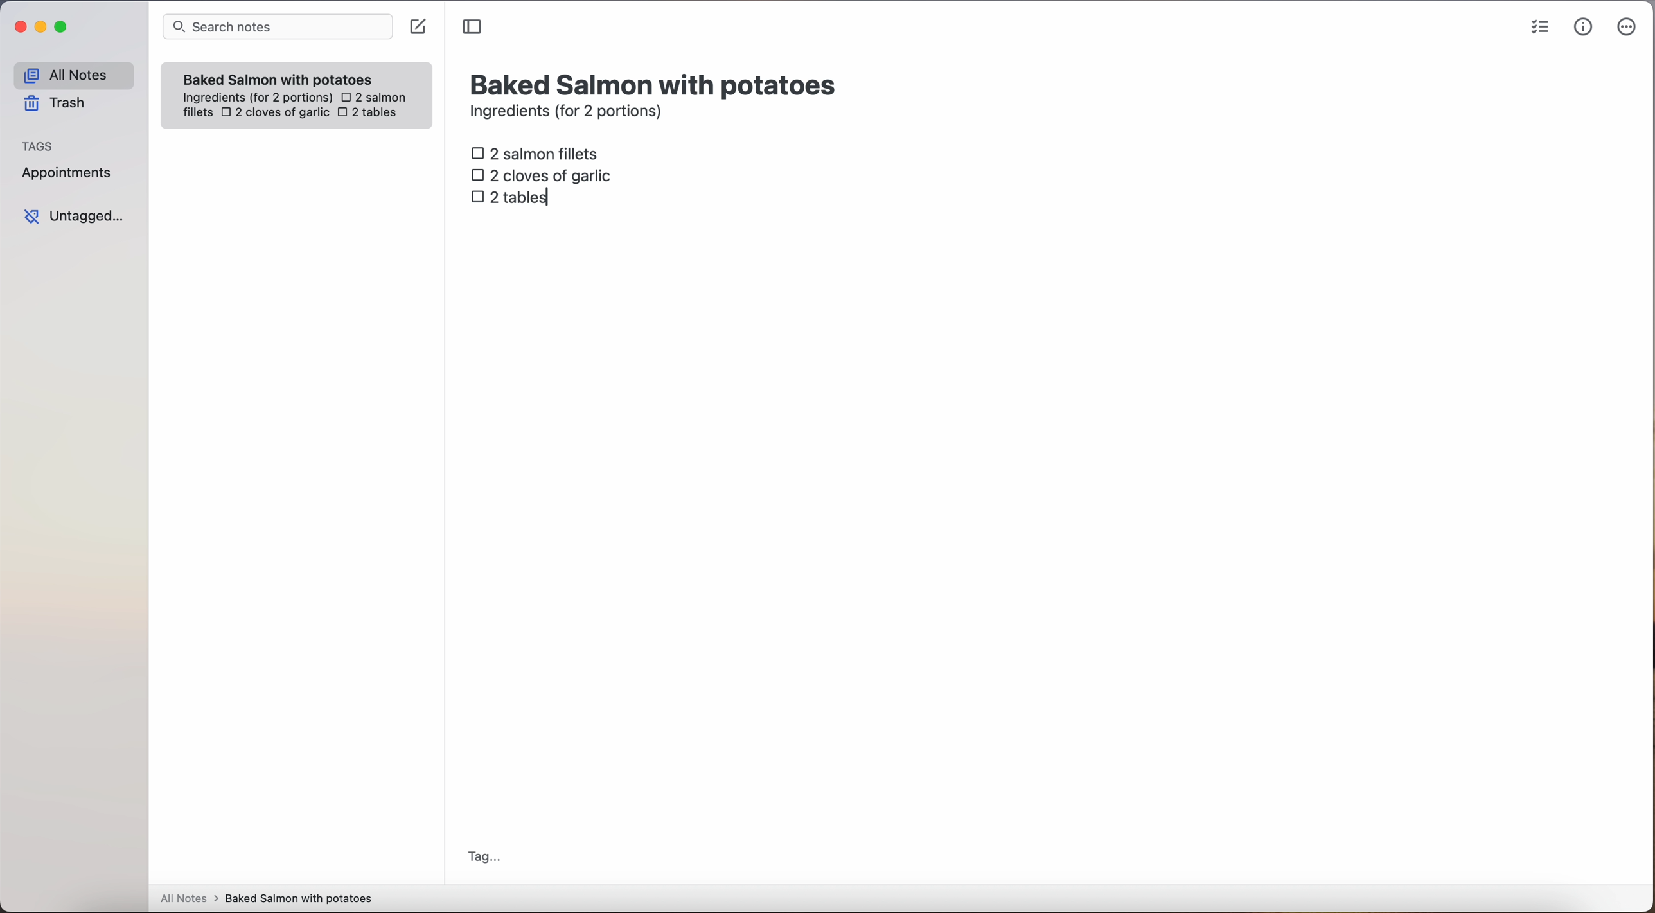  I want to click on ingredientes (for 2 portions), so click(256, 98).